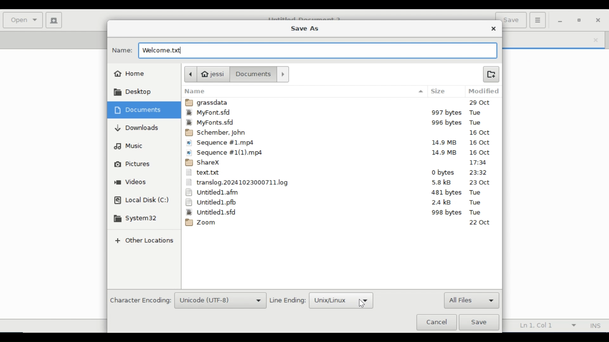 The image size is (609, 342). I want to click on Insert Mode, so click(595, 326).